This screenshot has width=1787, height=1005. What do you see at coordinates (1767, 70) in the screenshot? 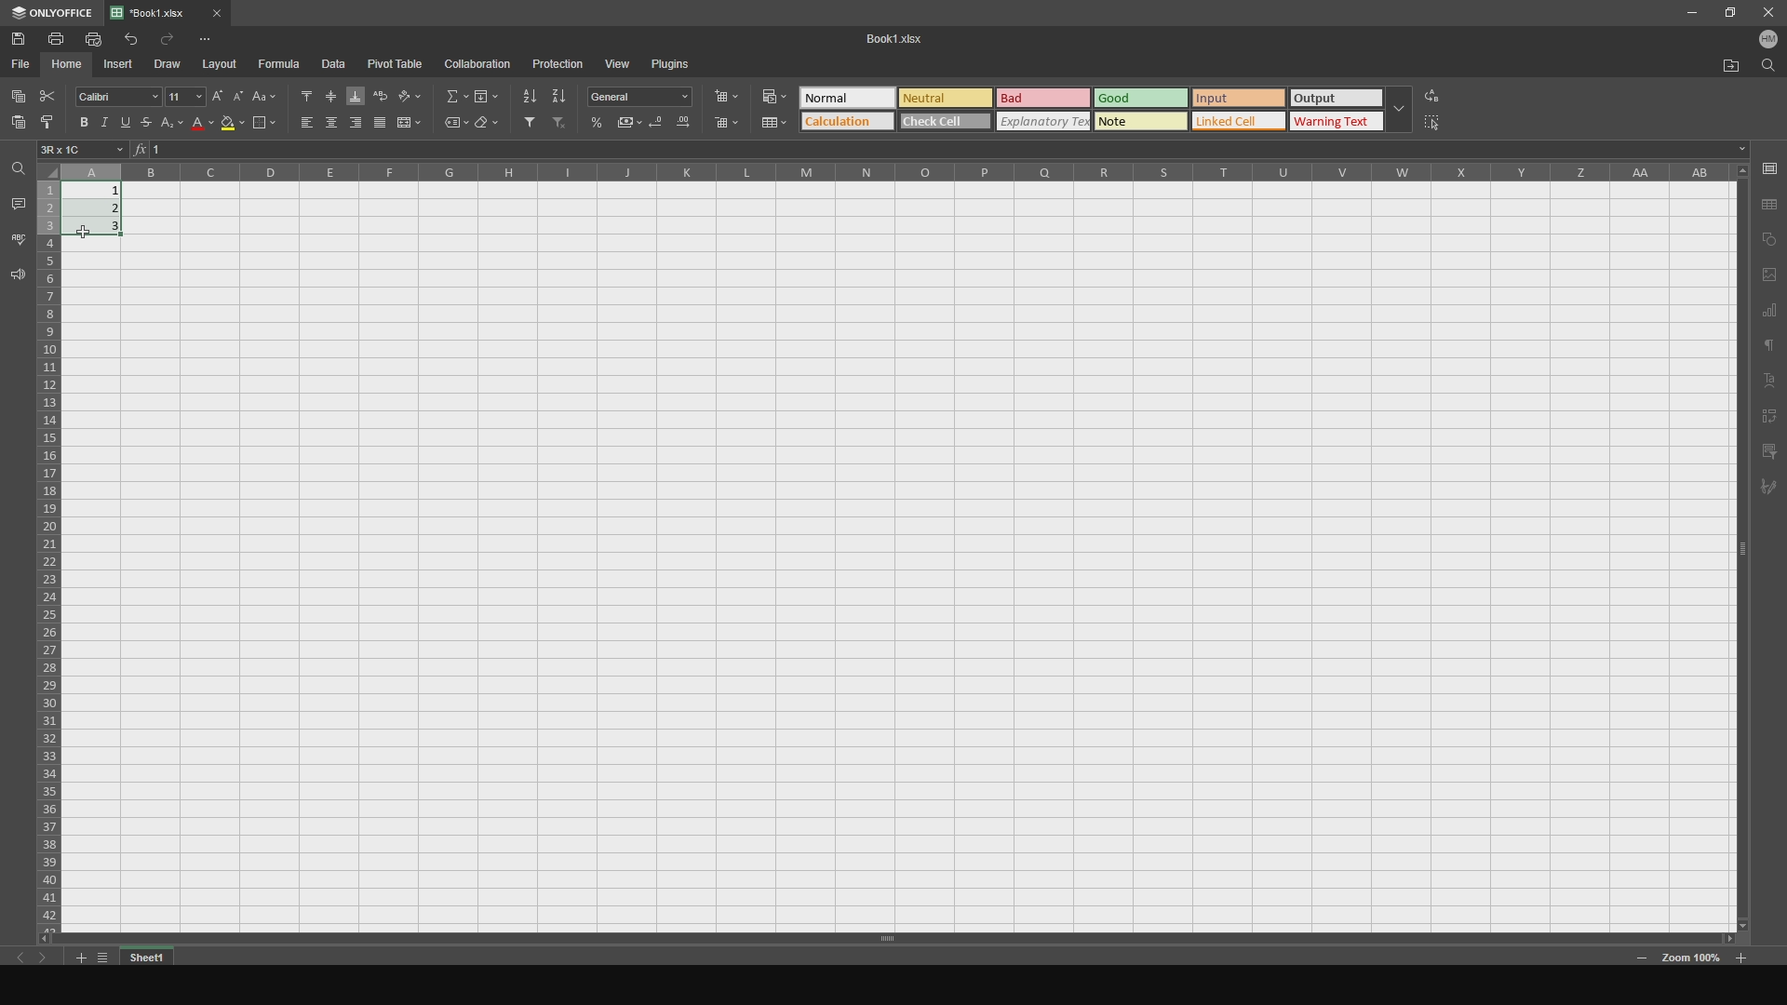
I see `find` at bounding box center [1767, 70].